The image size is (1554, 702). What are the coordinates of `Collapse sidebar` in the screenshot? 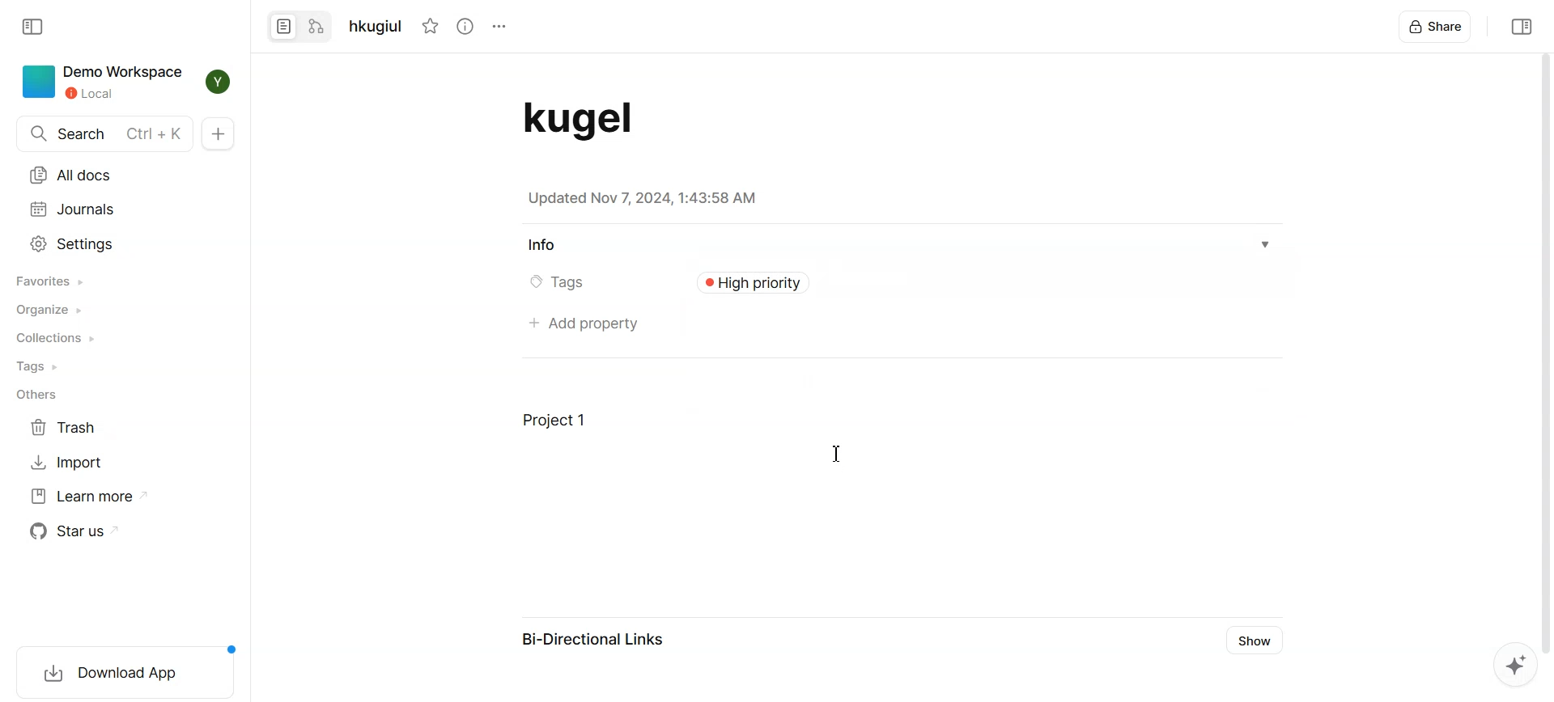 It's located at (1521, 27).